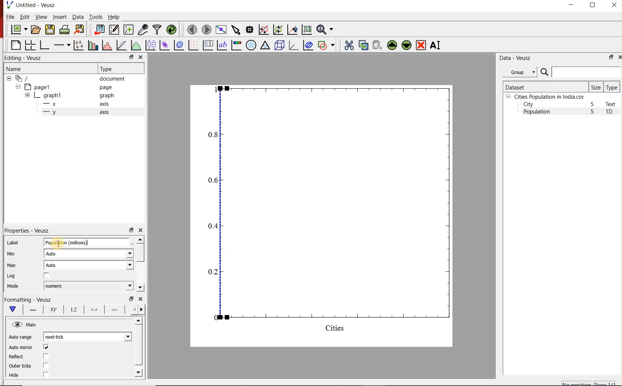 This screenshot has height=386, width=622. Describe the element at coordinates (52, 311) in the screenshot. I see `Axis Label` at that location.